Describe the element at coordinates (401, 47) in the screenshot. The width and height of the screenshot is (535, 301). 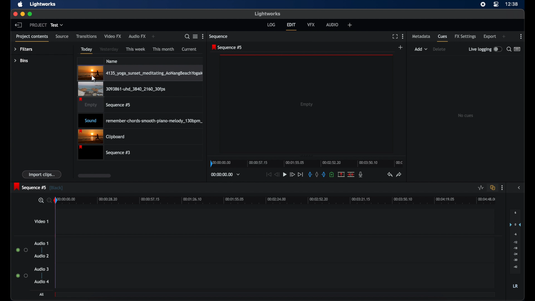
I see `add` at that location.